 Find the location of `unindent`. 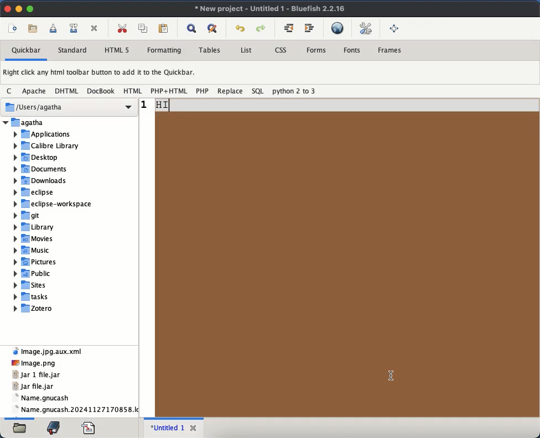

unindent is located at coordinates (289, 27).